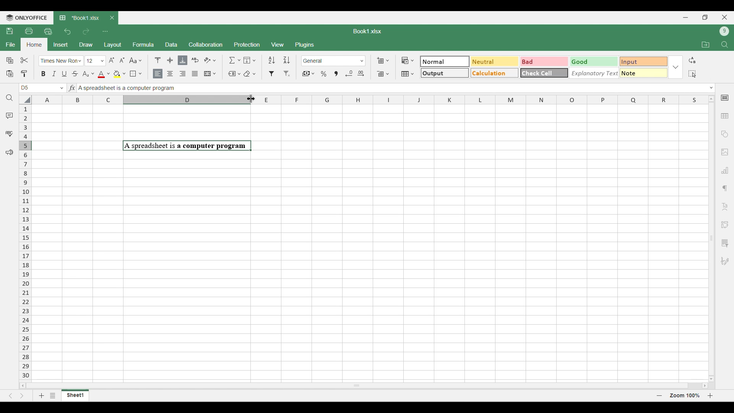  Describe the element at coordinates (724, 134) in the screenshot. I see `Insert shape` at that location.